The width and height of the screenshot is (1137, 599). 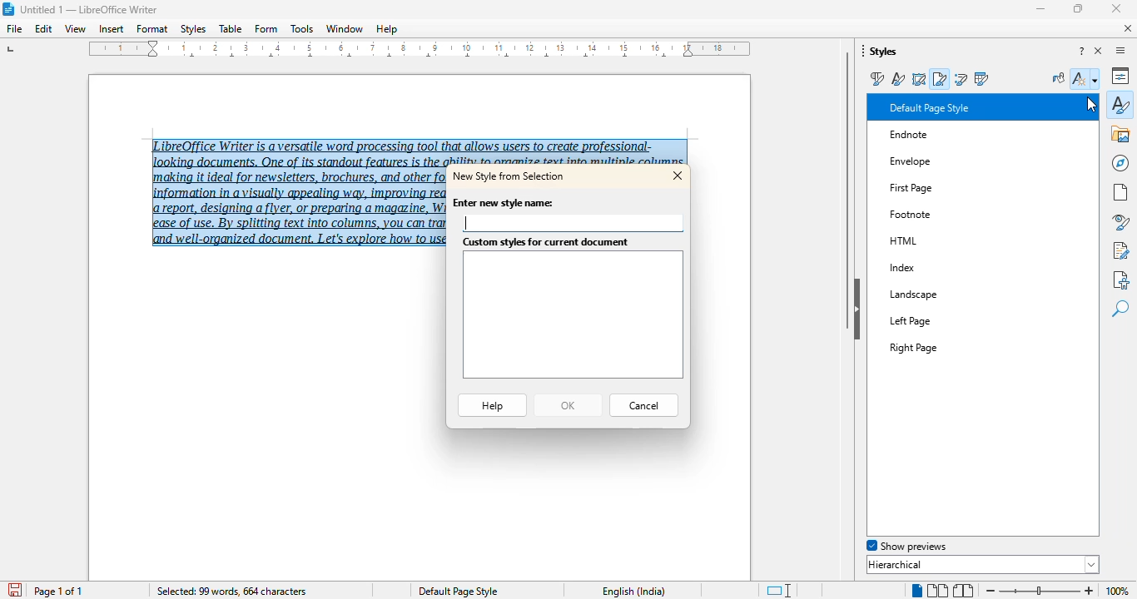 I want to click on sidebar settings, so click(x=1120, y=51).